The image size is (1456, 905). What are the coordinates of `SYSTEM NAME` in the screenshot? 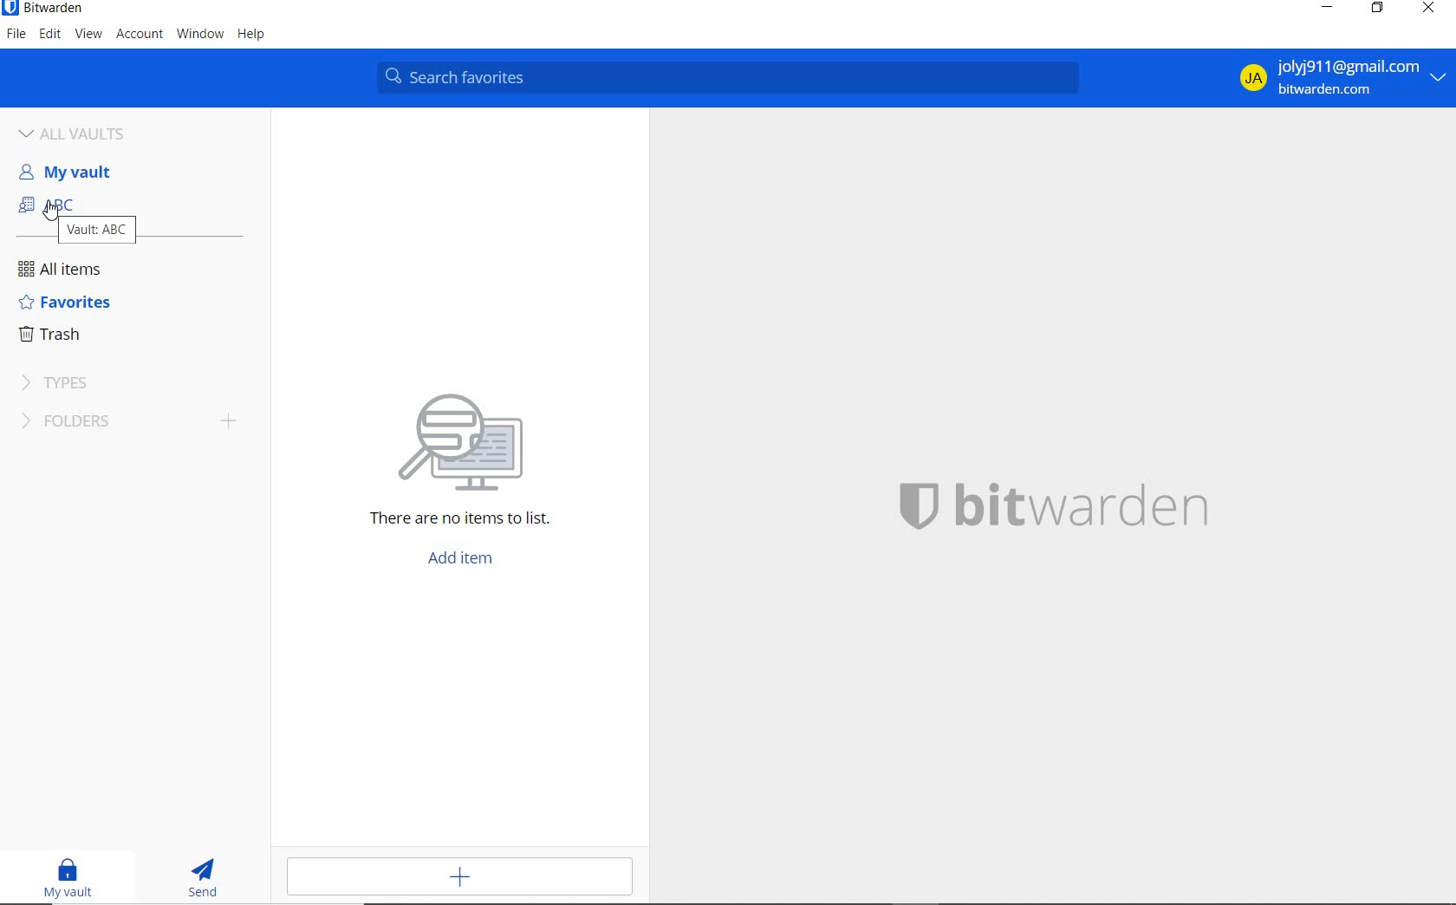 It's located at (44, 9).